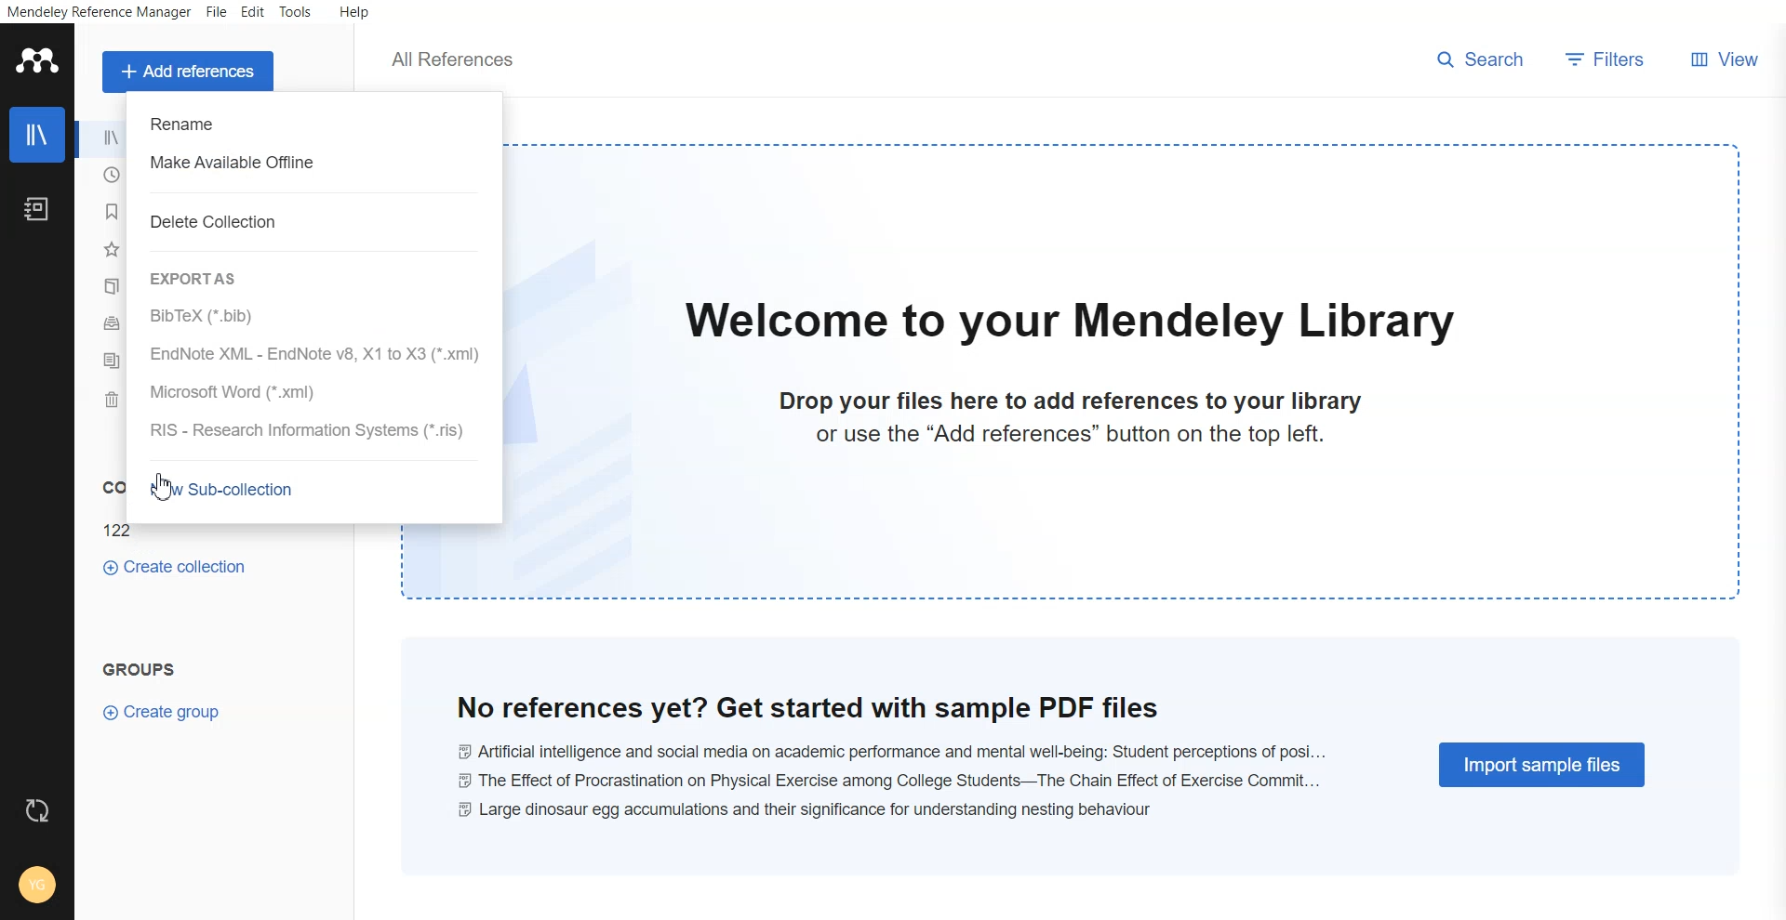 This screenshot has width=1786, height=920. What do you see at coordinates (228, 491) in the screenshot?
I see `New Sub-collection` at bounding box center [228, 491].